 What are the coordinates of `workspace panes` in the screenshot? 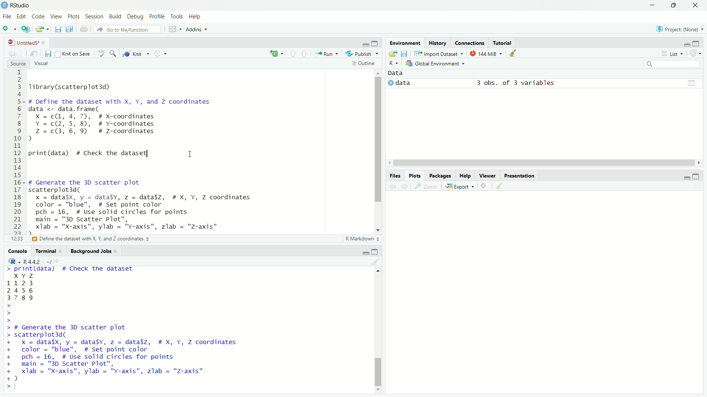 It's located at (175, 29).